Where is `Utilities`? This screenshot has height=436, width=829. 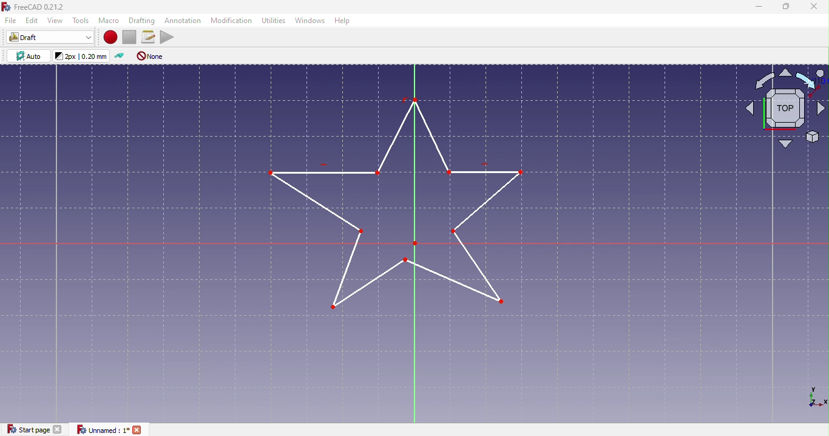 Utilities is located at coordinates (274, 20).